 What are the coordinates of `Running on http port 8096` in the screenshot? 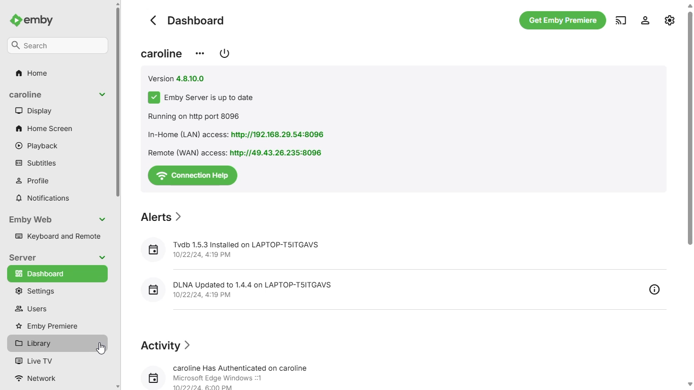 It's located at (196, 117).